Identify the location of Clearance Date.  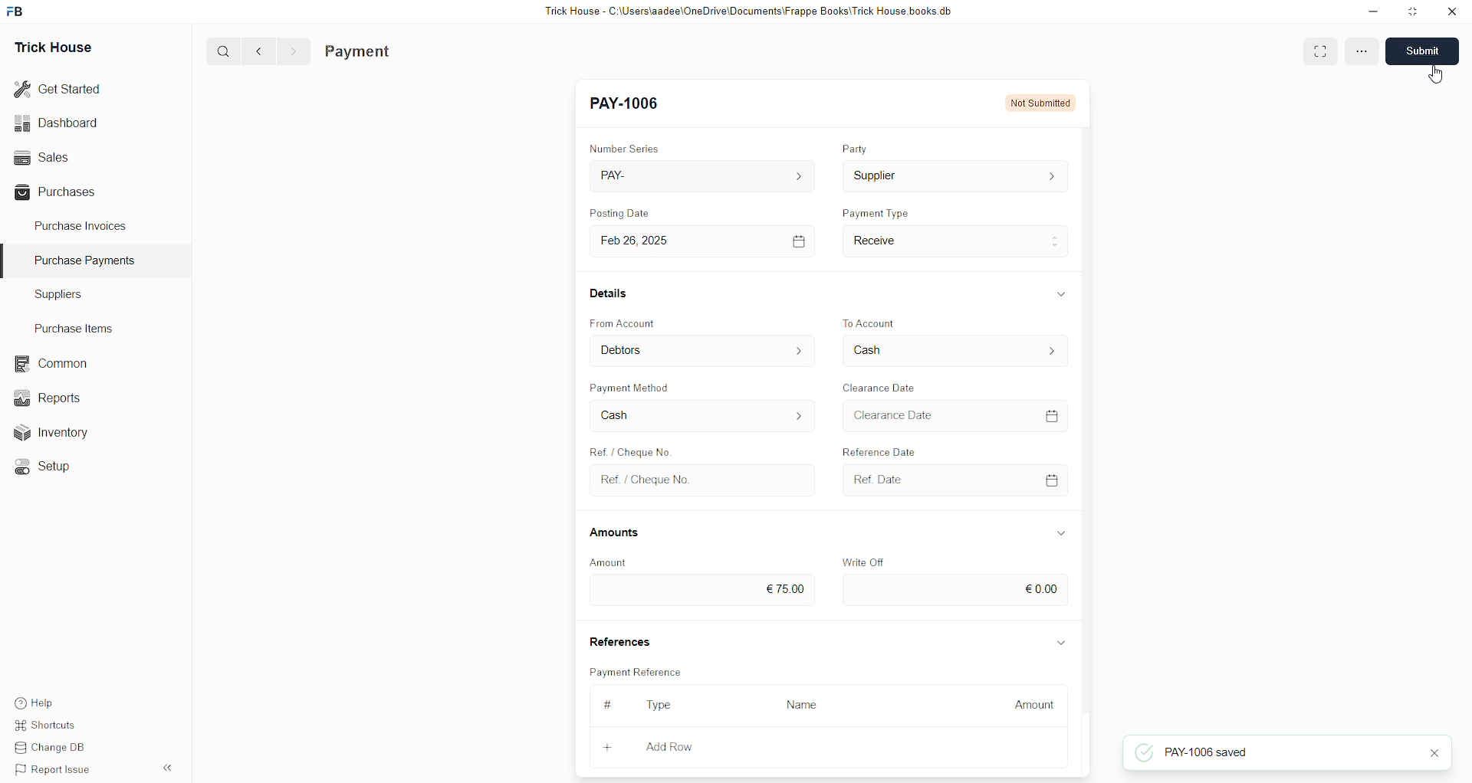
(881, 386).